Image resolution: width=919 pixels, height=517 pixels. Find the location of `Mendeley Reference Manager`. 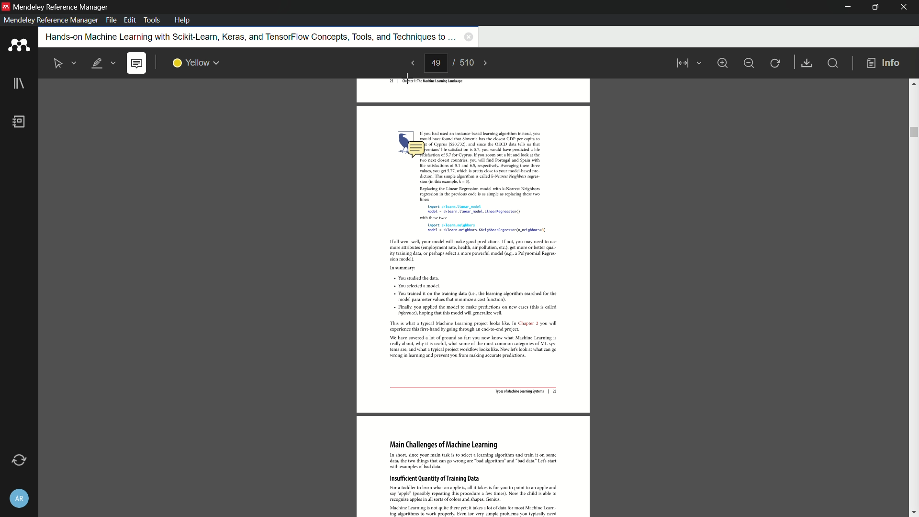

Mendeley Reference Manager is located at coordinates (61, 7).